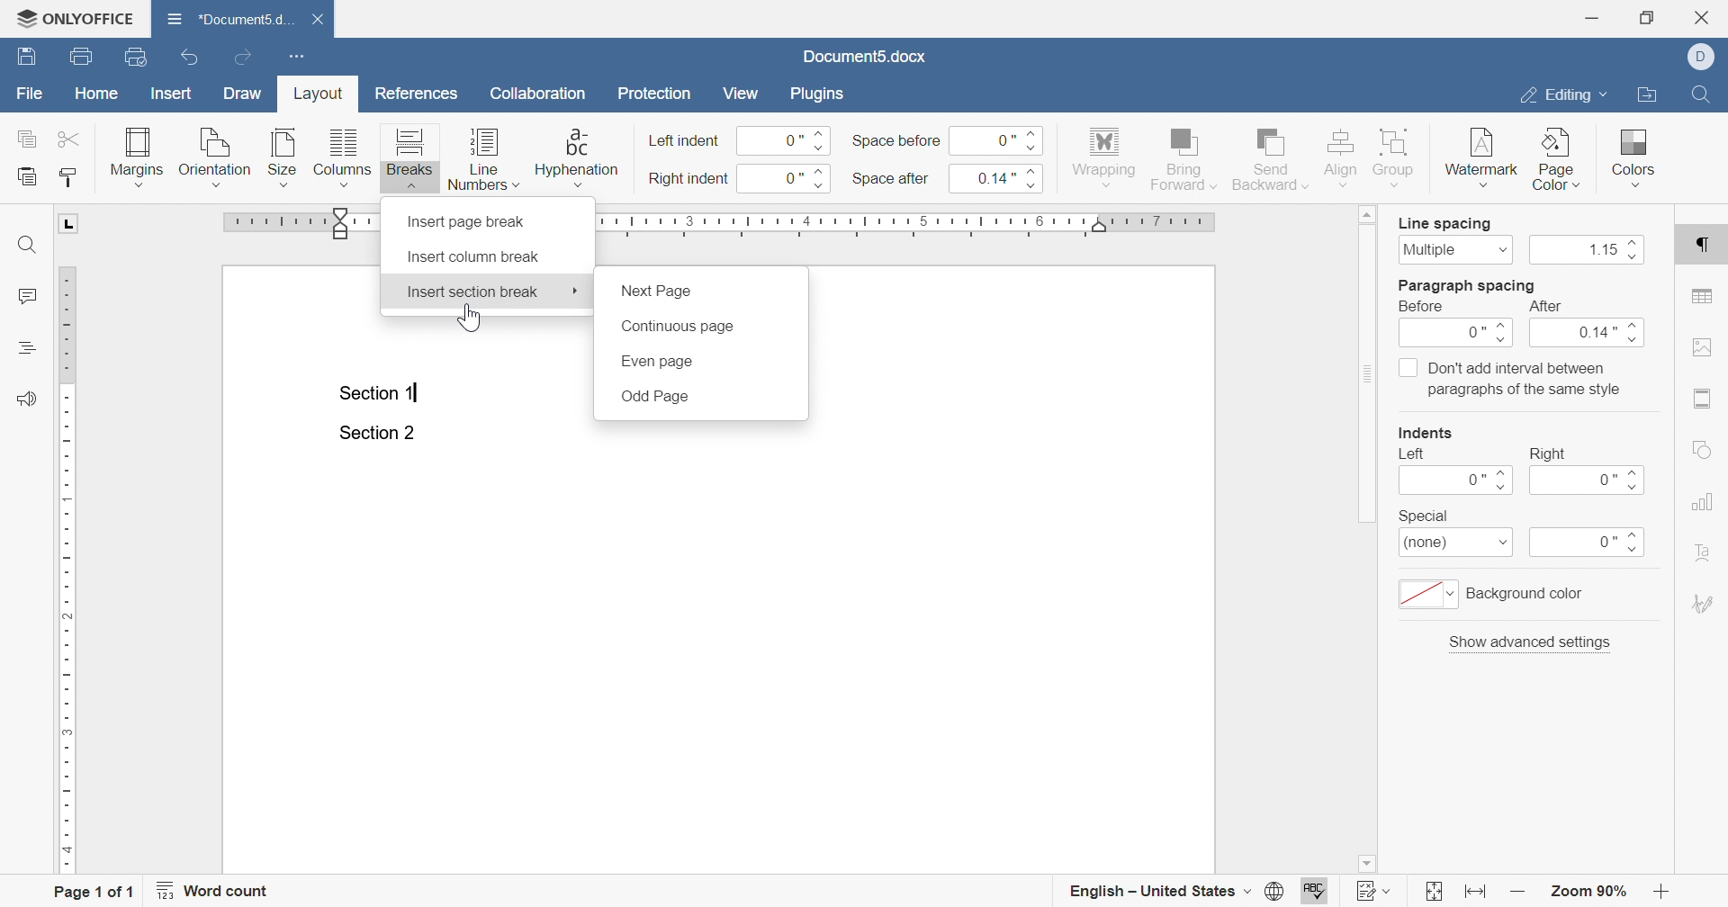 This screenshot has height=907, width=1728. What do you see at coordinates (1664, 891) in the screenshot?
I see `zoom out` at bounding box center [1664, 891].